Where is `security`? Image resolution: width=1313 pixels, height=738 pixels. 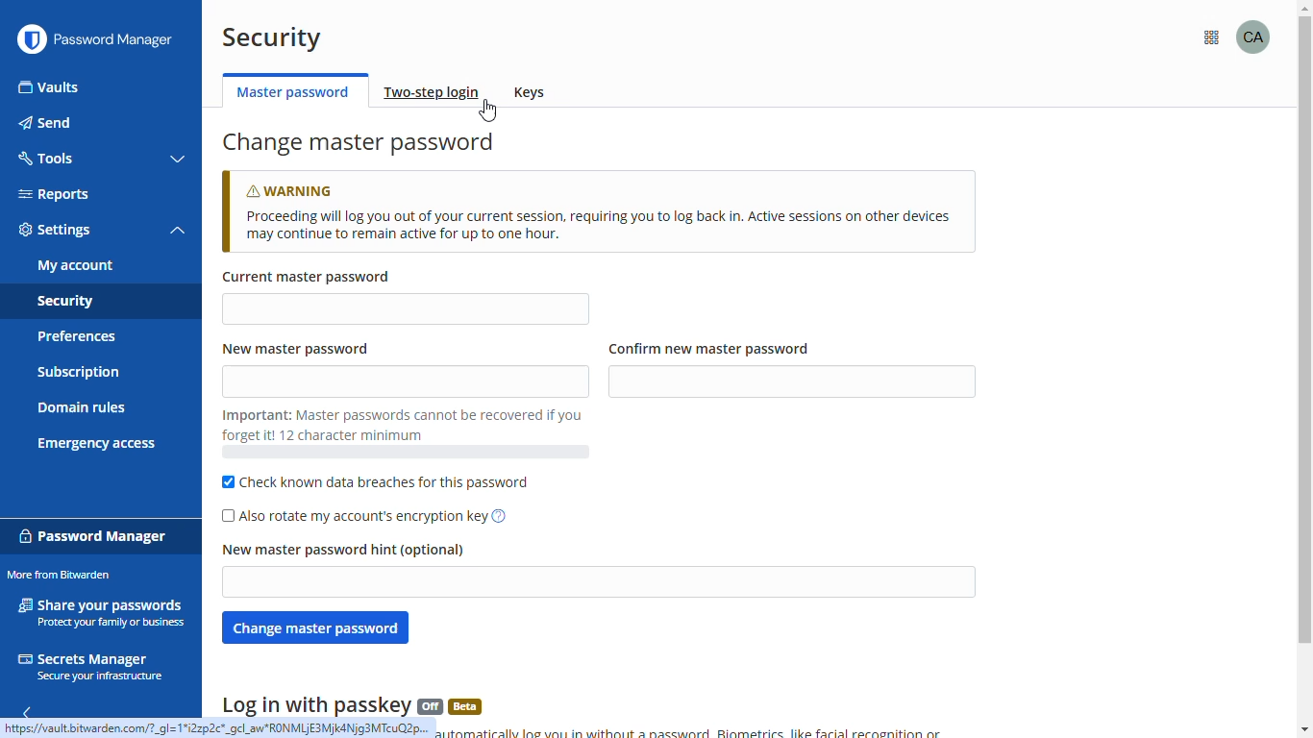
security is located at coordinates (272, 37).